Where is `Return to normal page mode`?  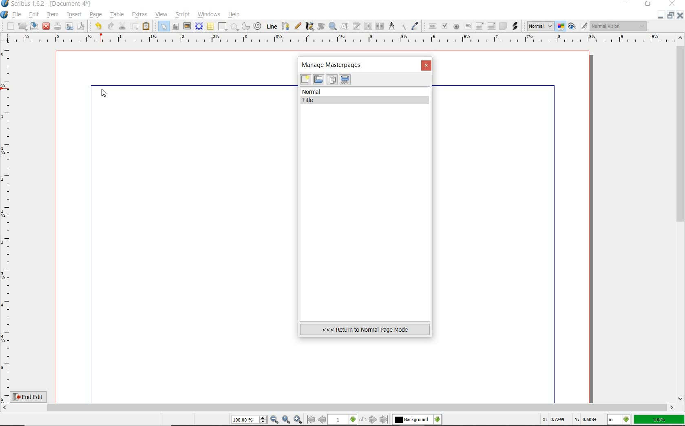
Return to normal page mode is located at coordinates (365, 329).